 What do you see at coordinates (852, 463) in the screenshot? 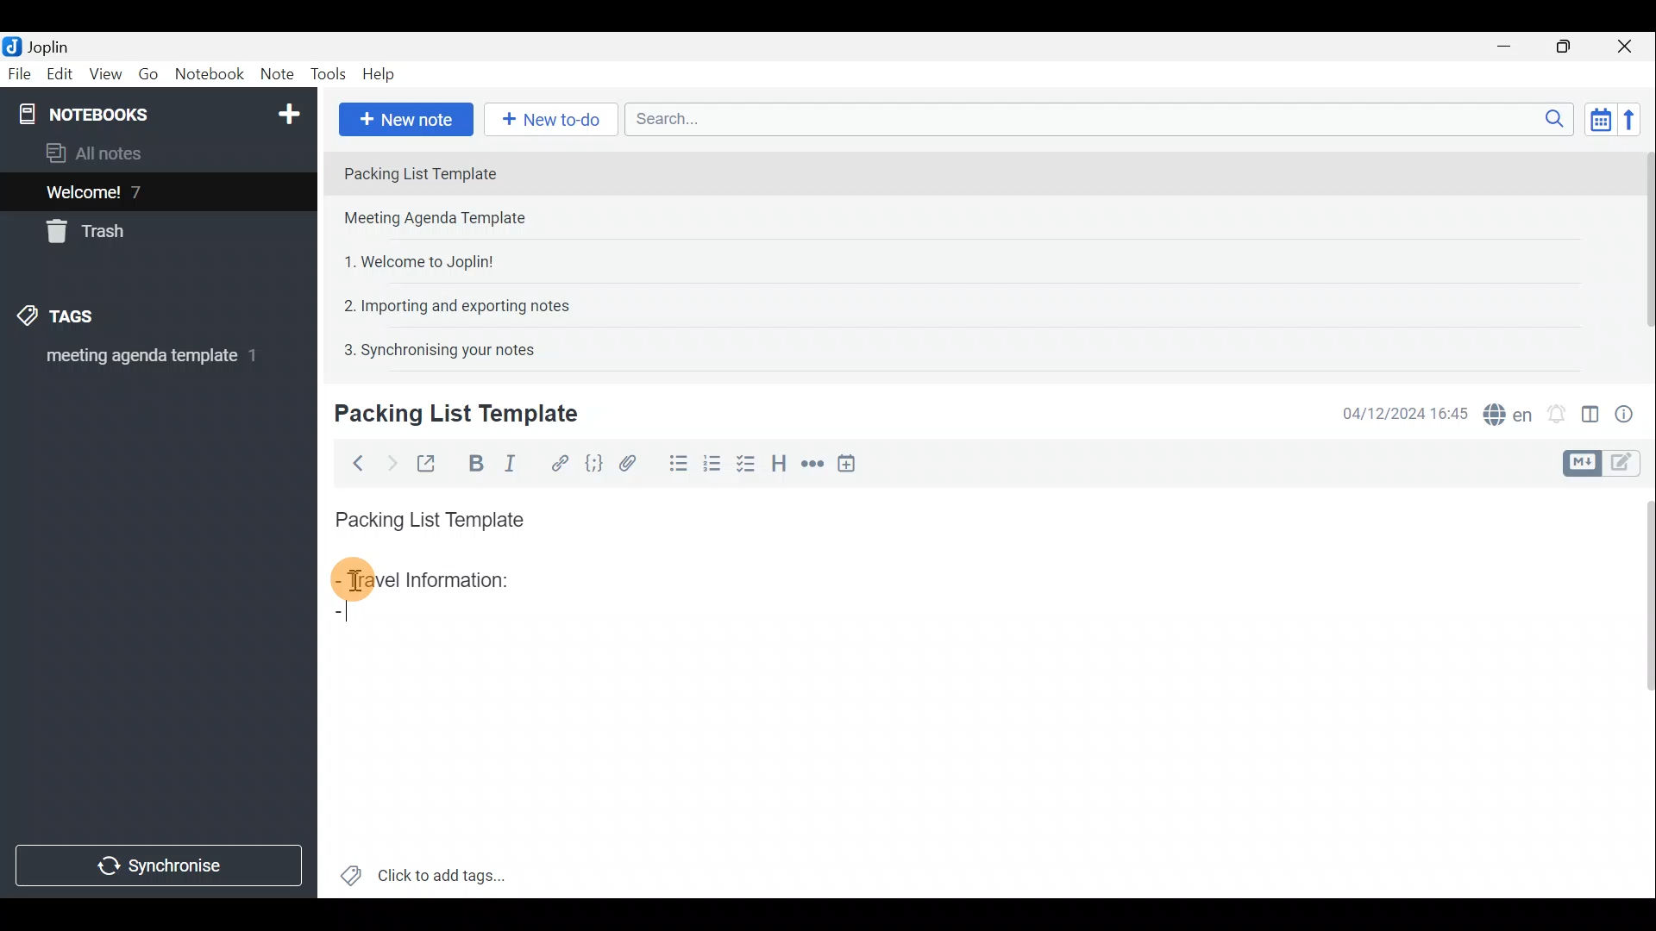
I see `Insert time` at bounding box center [852, 463].